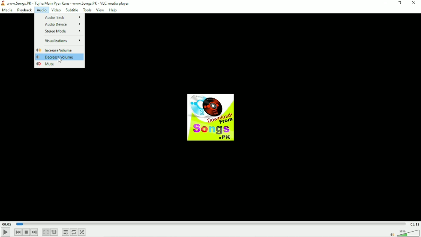 The height and width of the screenshot is (237, 421). I want to click on www.songs PK - Tuhe Man Pyar Karu - www. Songs FE - VLC med player, so click(71, 3).